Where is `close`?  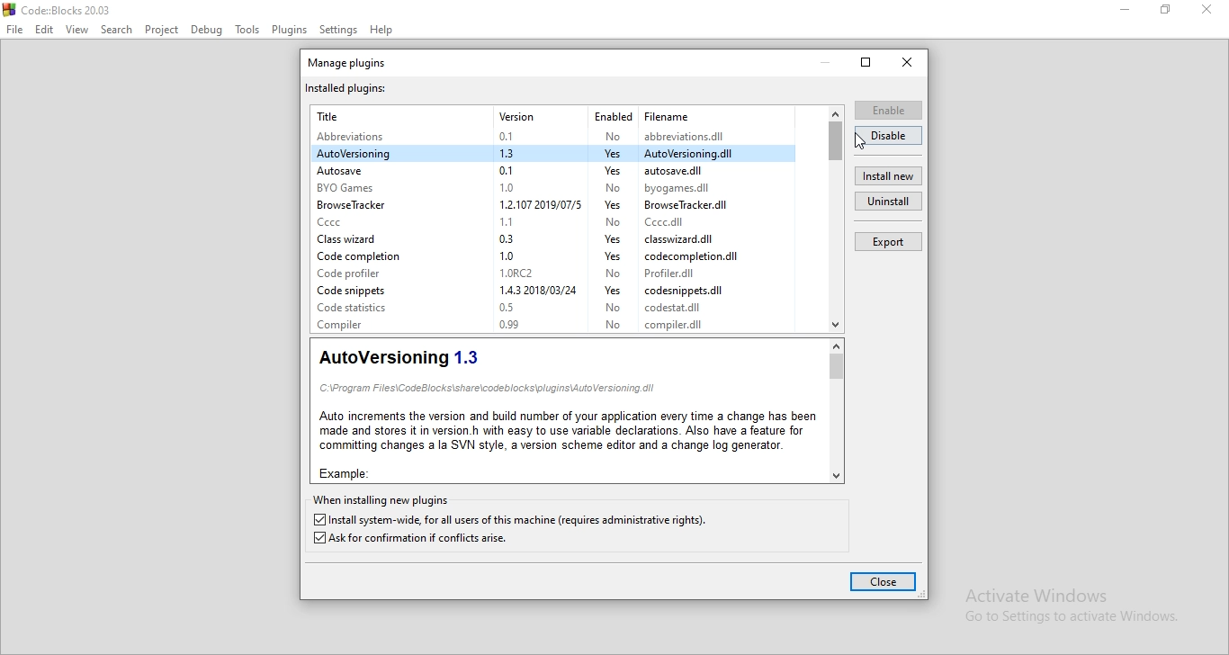
close is located at coordinates (907, 62).